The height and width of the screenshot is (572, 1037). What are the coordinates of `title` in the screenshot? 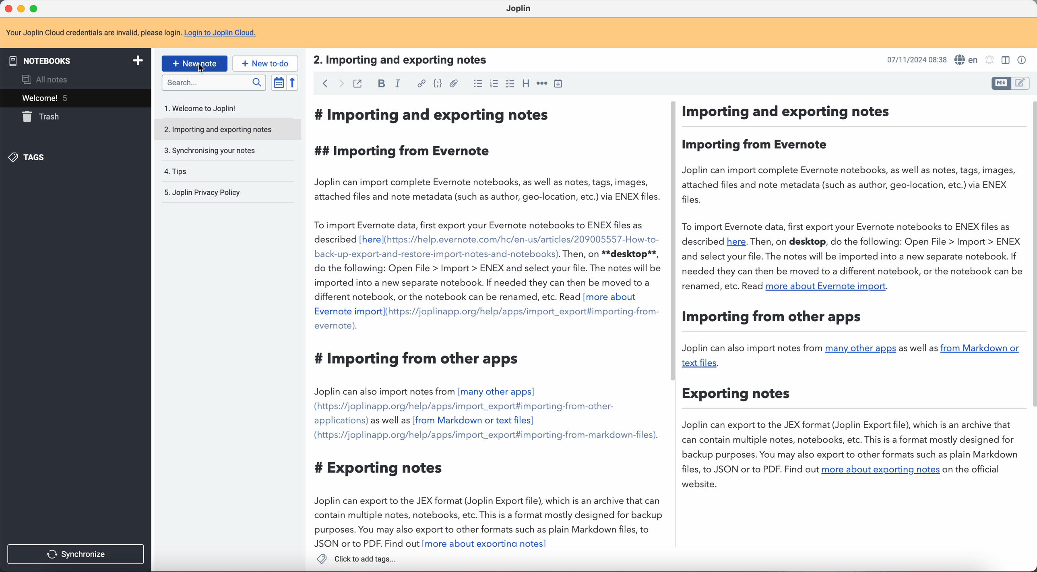 It's located at (402, 60).